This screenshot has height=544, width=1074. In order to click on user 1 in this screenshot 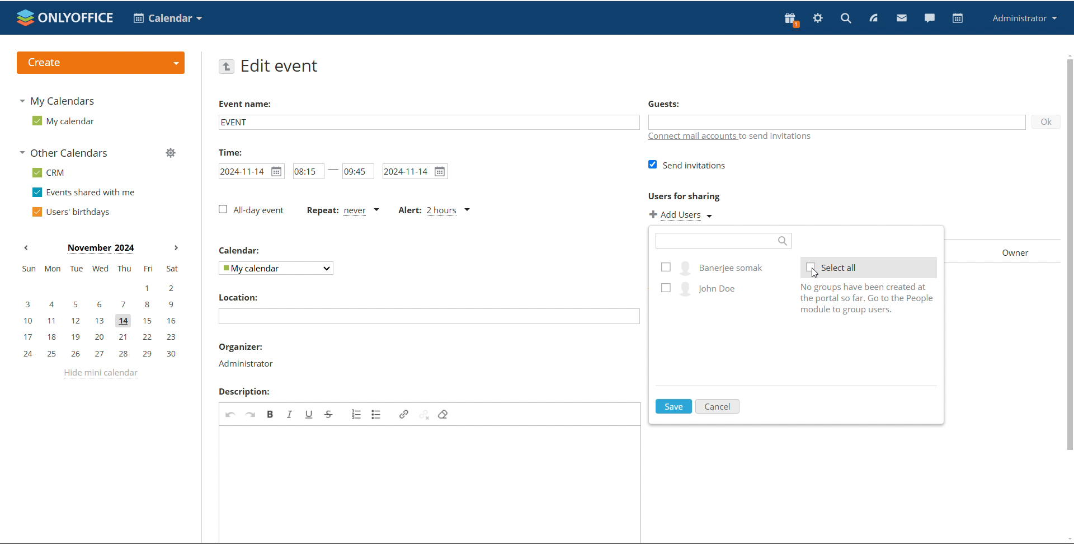, I will do `click(712, 267)`.